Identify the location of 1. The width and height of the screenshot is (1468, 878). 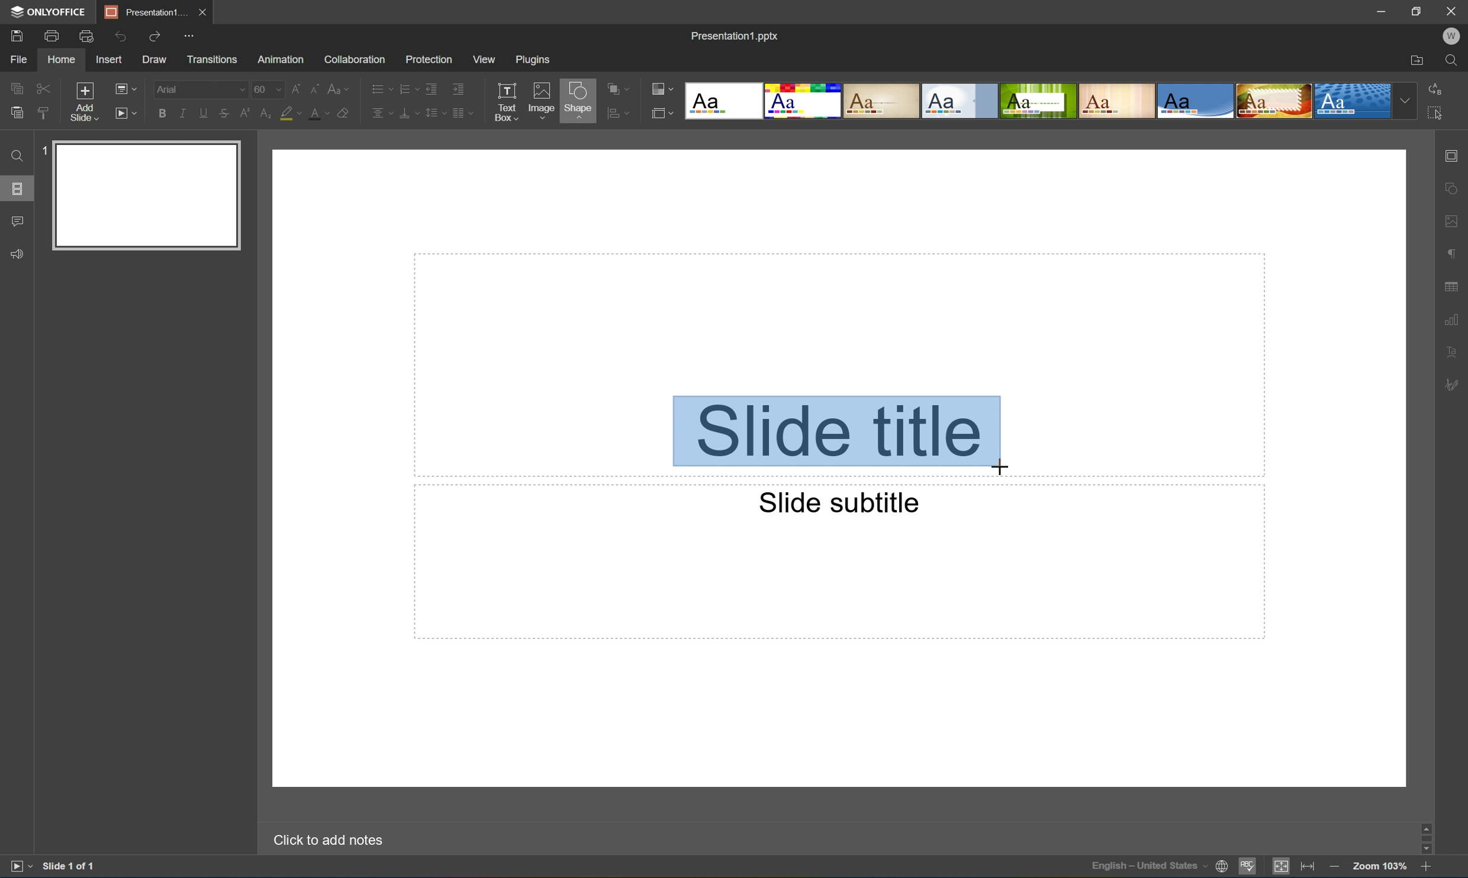
(40, 153).